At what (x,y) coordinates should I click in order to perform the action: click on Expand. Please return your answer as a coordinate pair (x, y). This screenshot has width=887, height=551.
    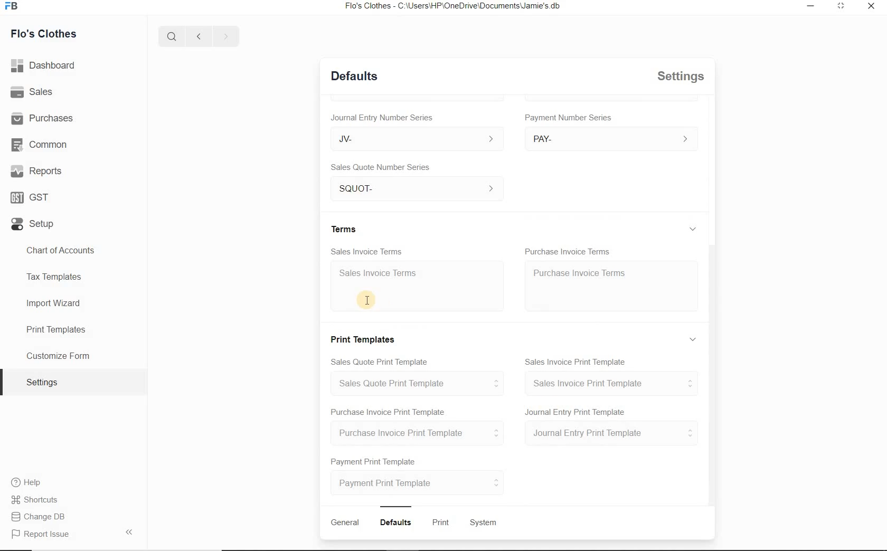
    Looking at the image, I should click on (692, 338).